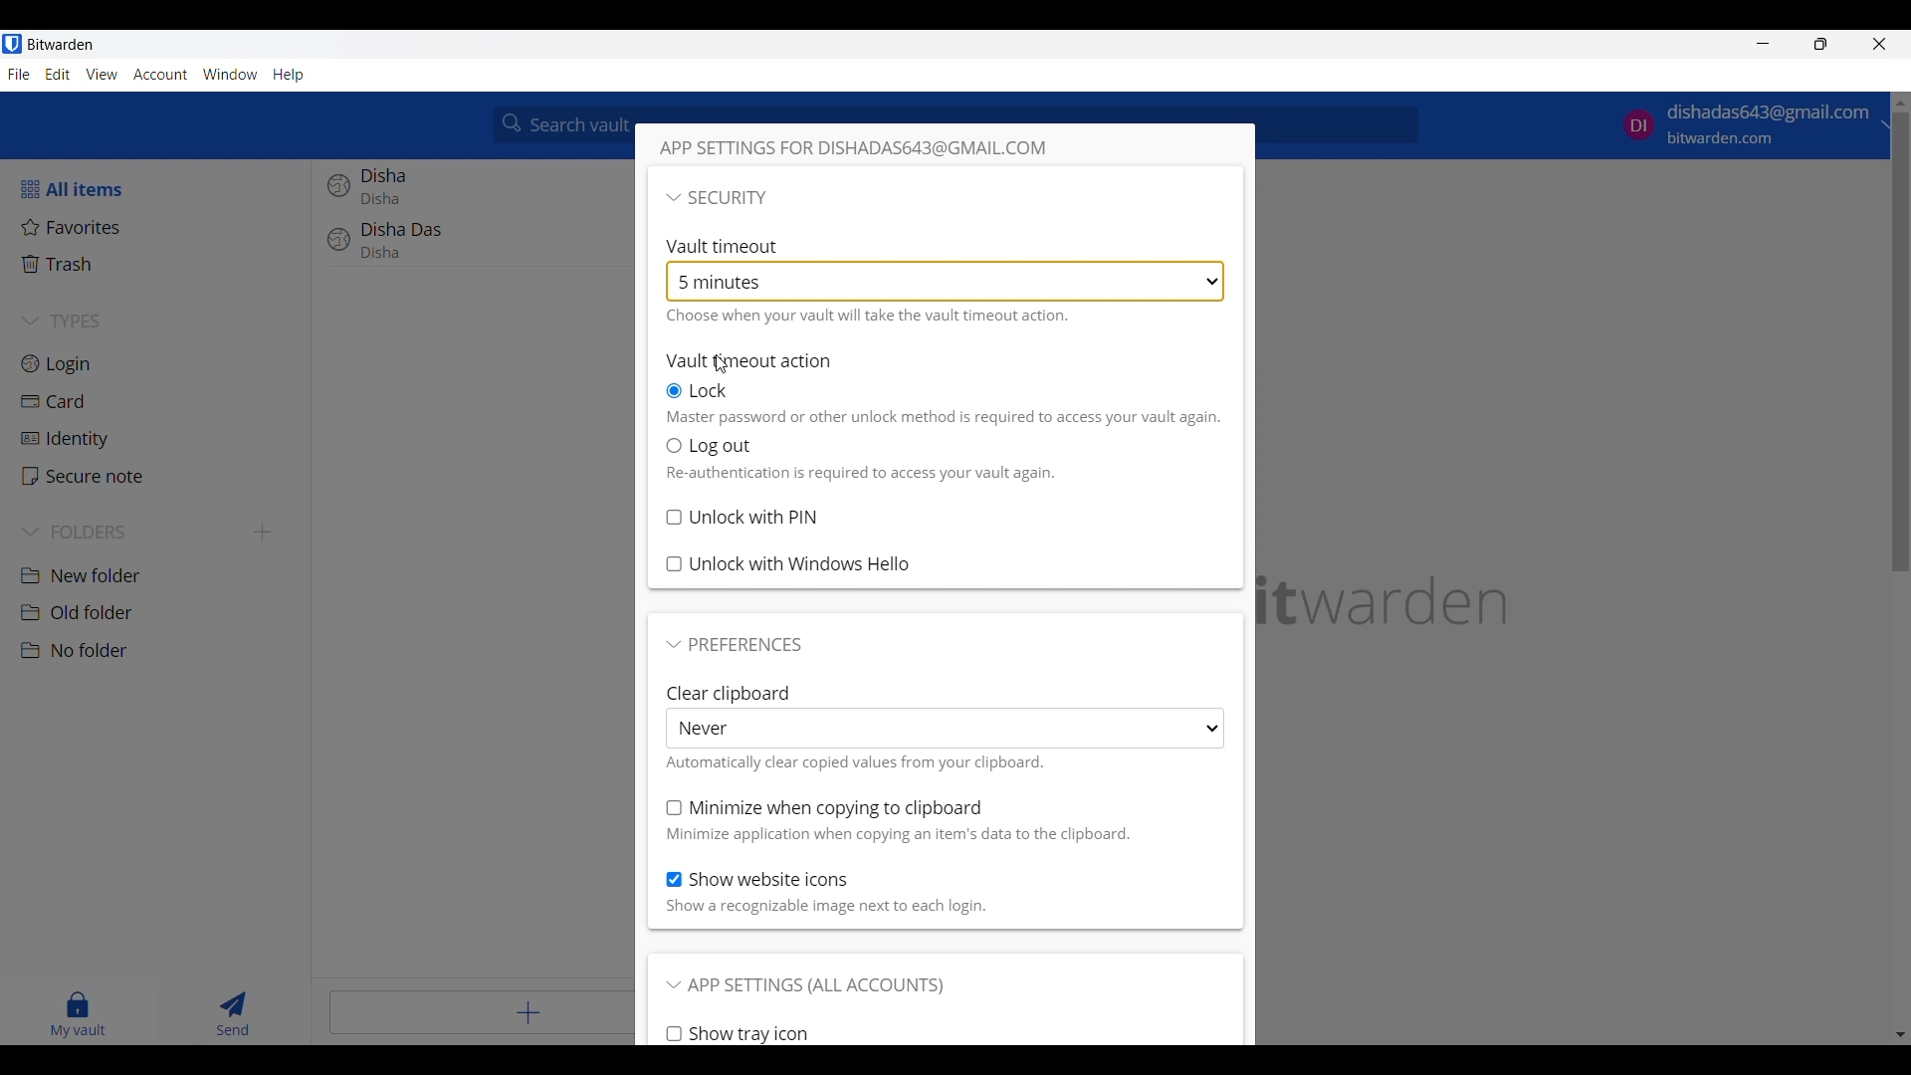  Describe the element at coordinates (158, 612) in the screenshot. I see `Old folder` at that location.